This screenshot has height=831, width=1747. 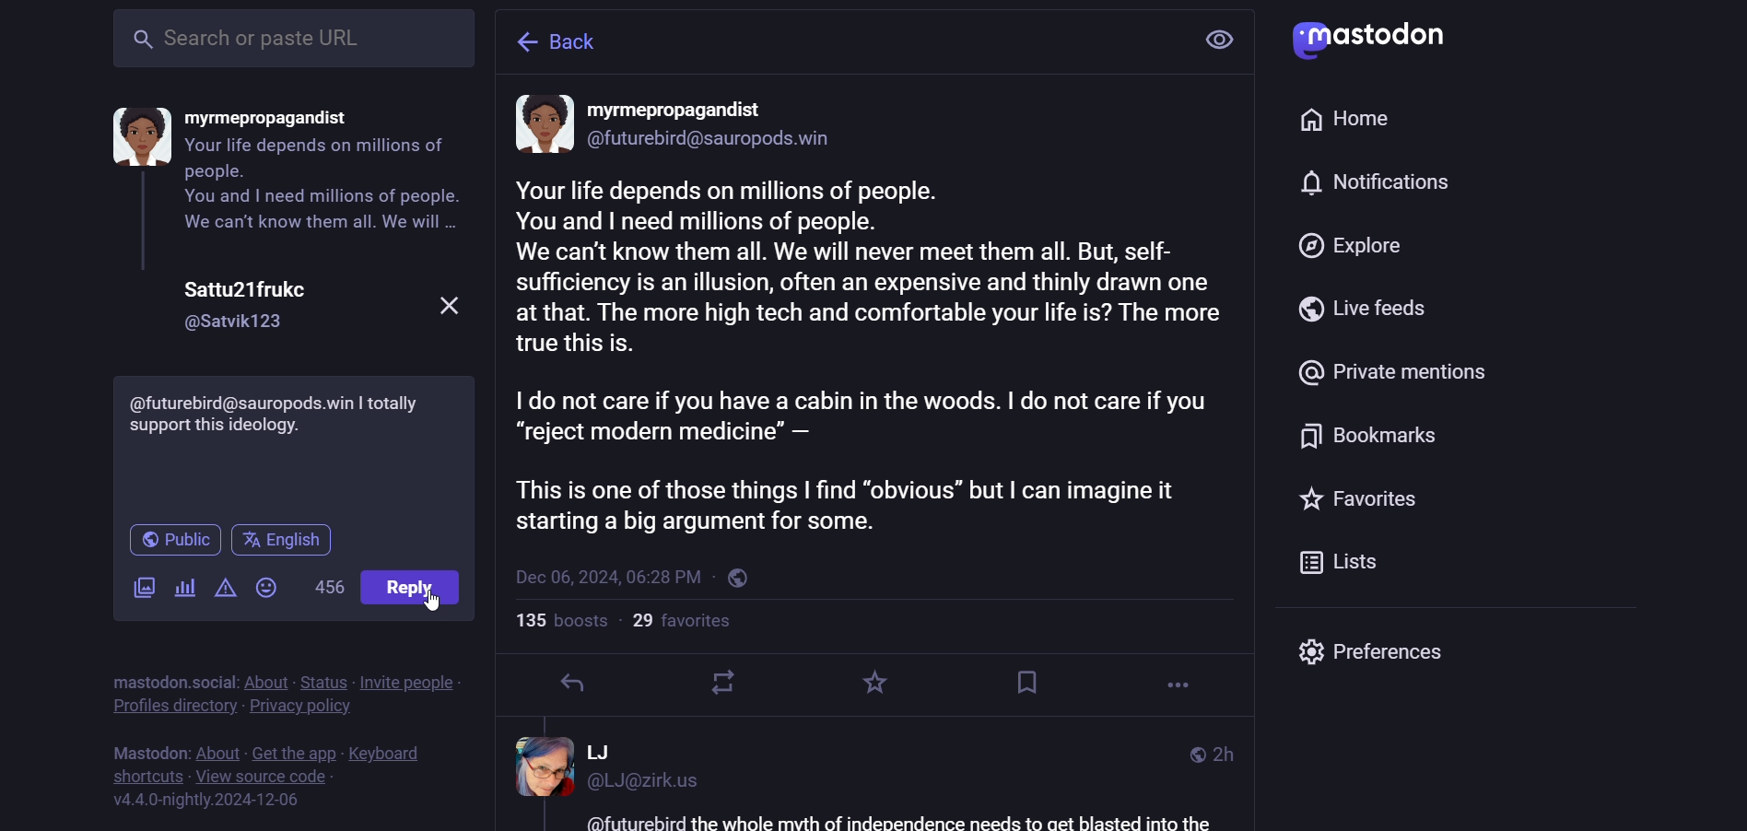 What do you see at coordinates (653, 787) in the screenshot?
I see `id` at bounding box center [653, 787].